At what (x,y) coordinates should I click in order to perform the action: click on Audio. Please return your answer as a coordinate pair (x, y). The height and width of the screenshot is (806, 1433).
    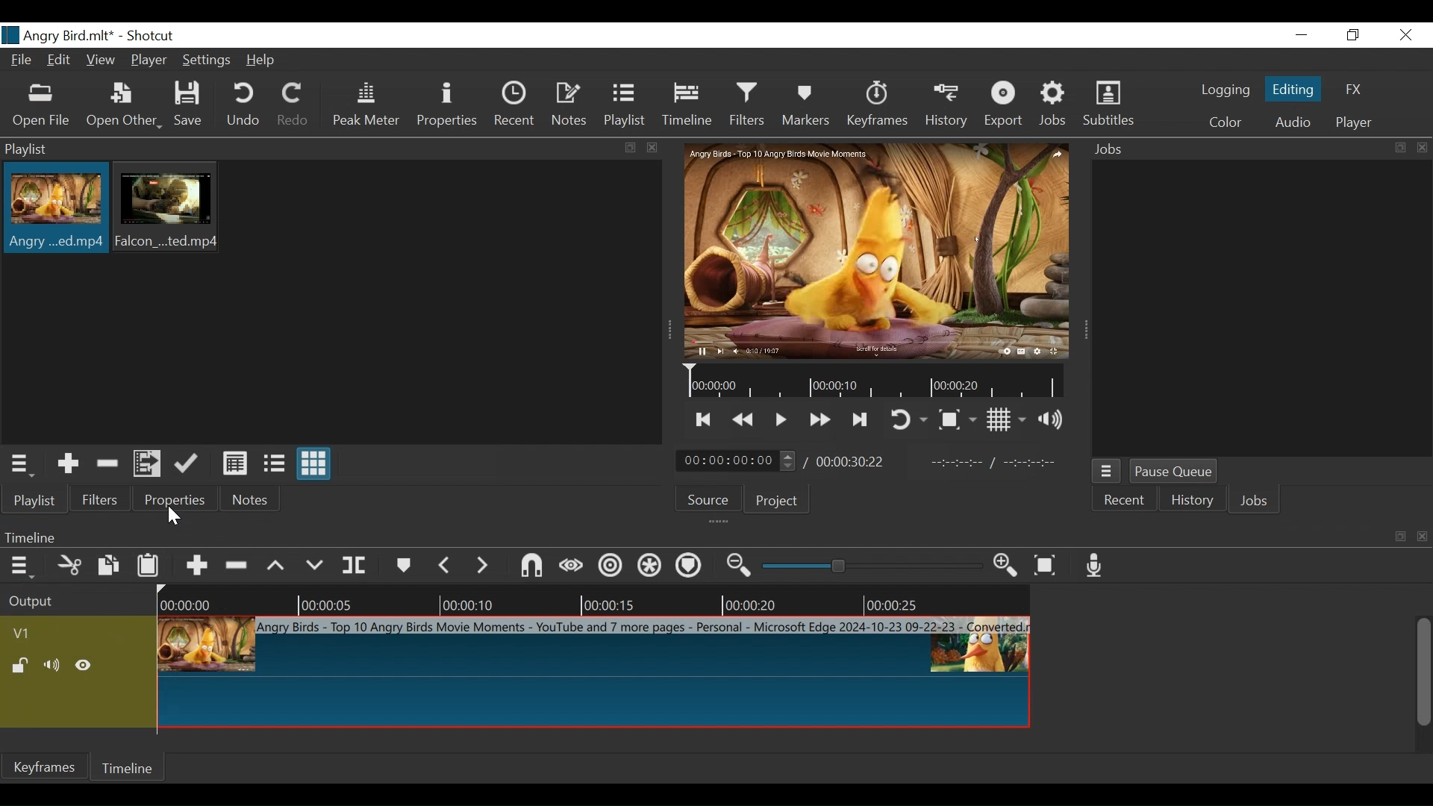
    Looking at the image, I should click on (1293, 122).